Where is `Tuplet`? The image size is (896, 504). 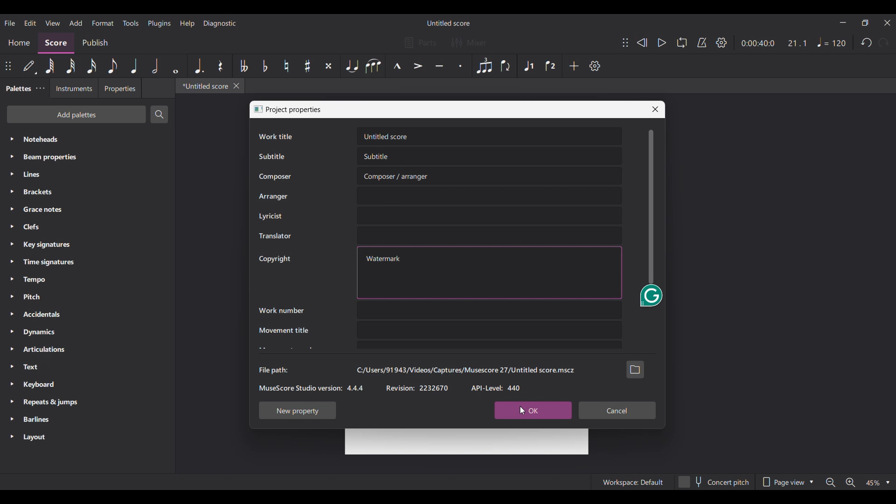 Tuplet is located at coordinates (484, 66).